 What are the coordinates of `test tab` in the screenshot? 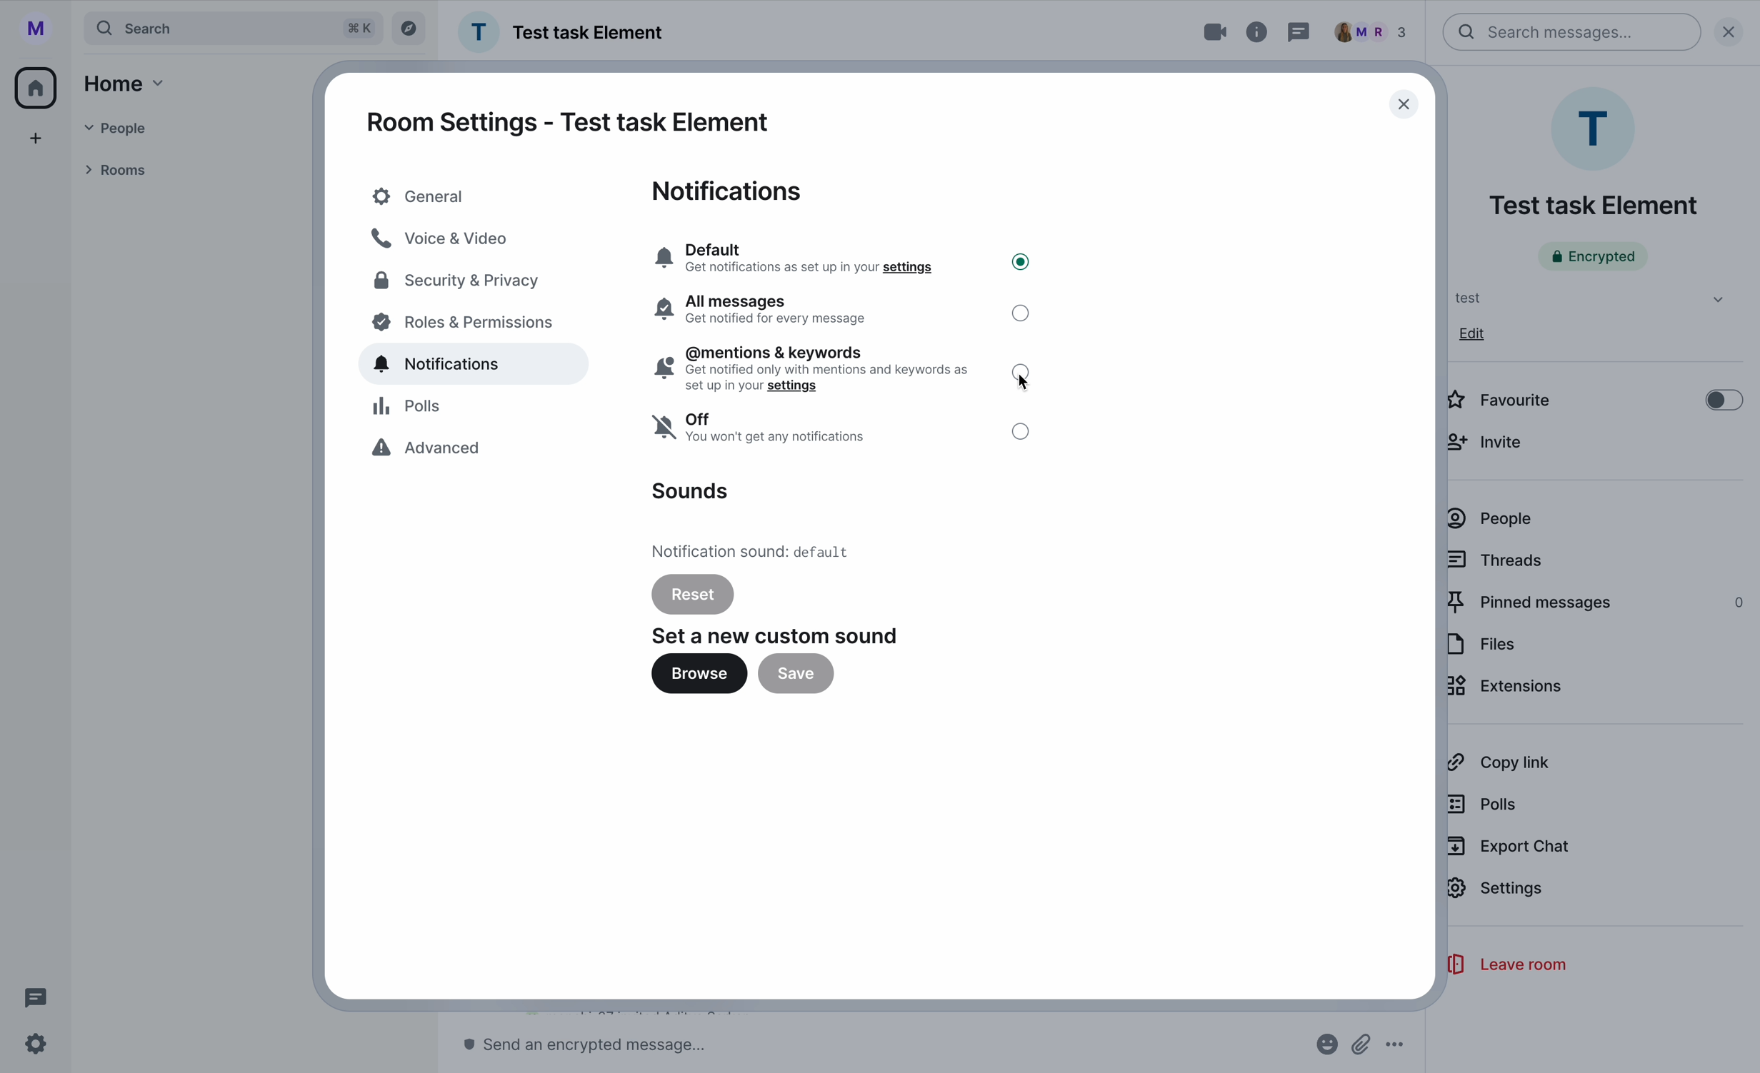 It's located at (1584, 298).